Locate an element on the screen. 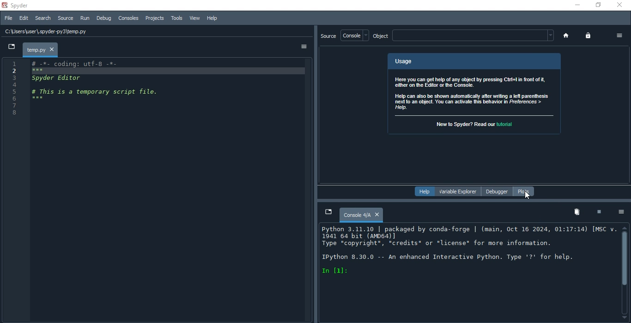  cursor is located at coordinates (527, 197).